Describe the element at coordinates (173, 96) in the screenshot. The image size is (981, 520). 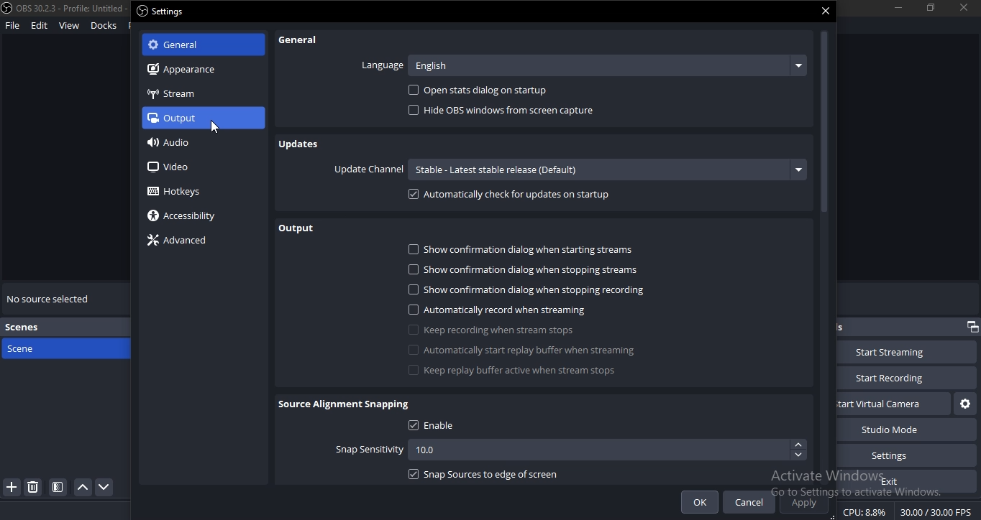
I see `stream` at that location.